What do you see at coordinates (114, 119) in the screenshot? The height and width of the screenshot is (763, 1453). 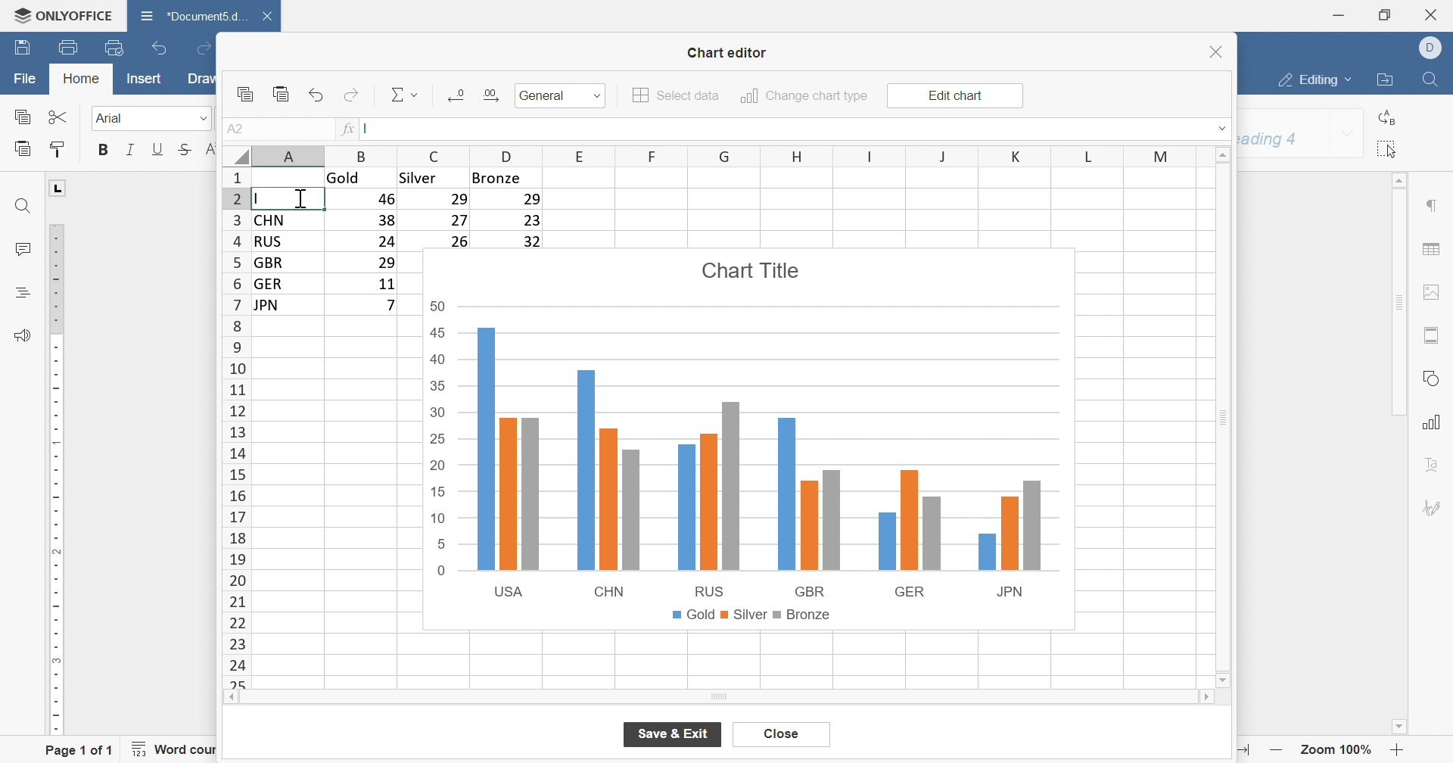 I see `Arial` at bounding box center [114, 119].